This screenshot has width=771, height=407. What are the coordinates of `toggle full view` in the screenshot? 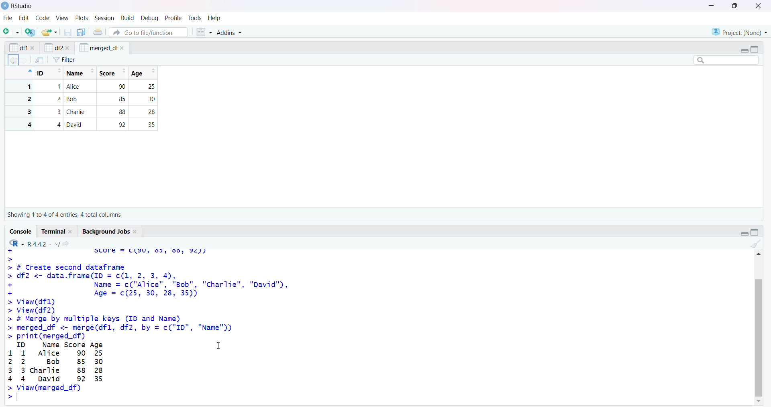 It's located at (754, 49).